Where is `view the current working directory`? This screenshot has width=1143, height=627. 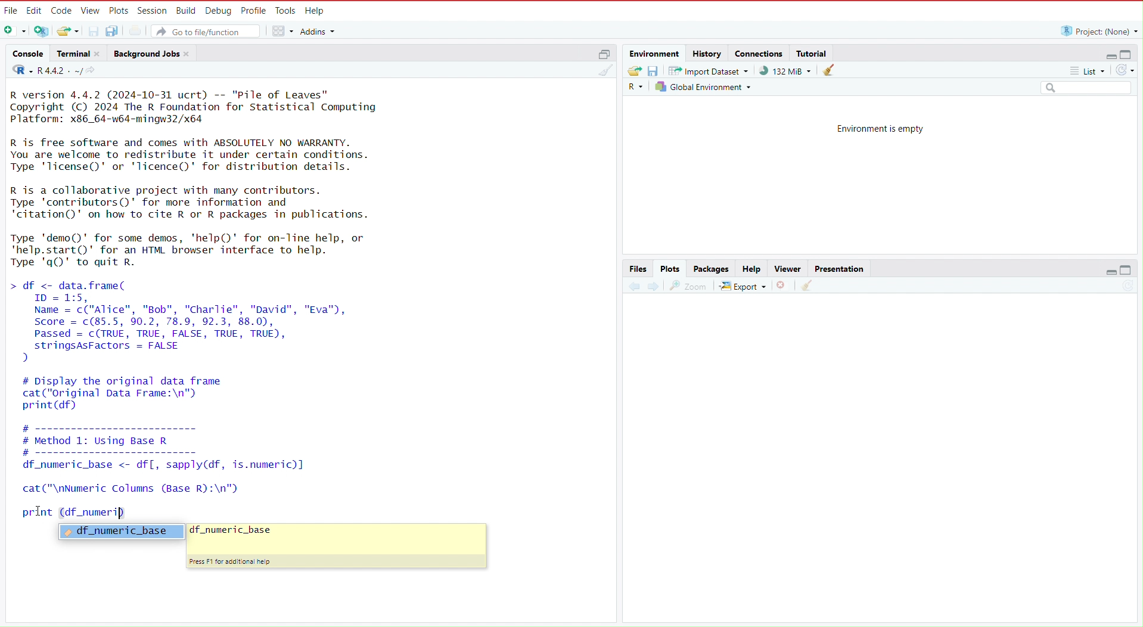
view the current working directory is located at coordinates (94, 70).